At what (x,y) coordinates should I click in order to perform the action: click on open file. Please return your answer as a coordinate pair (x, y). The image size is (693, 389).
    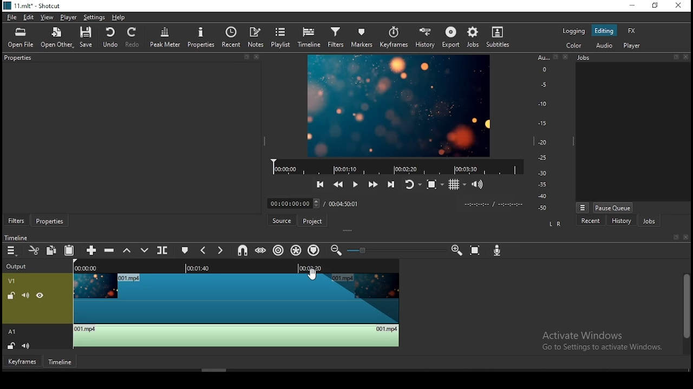
    Looking at the image, I should click on (21, 37).